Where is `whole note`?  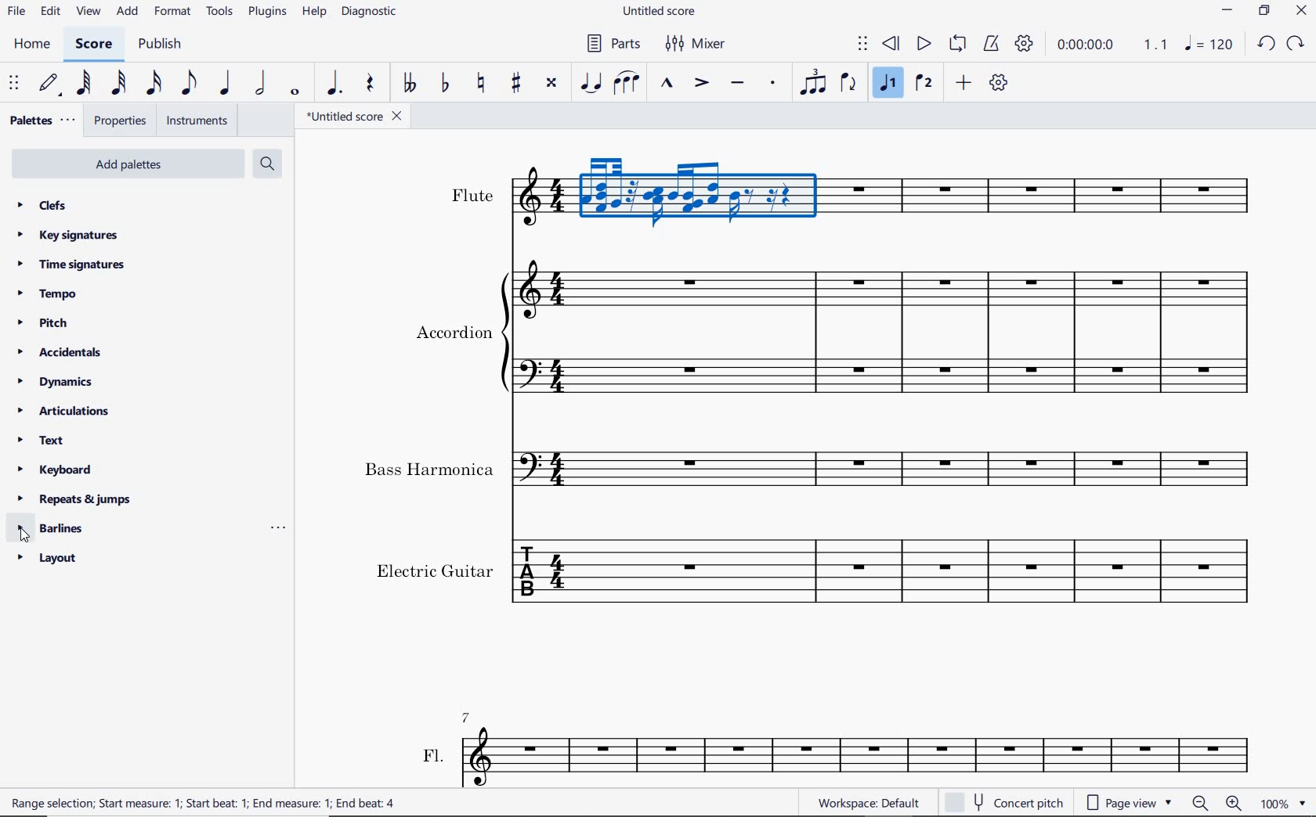 whole note is located at coordinates (295, 93).